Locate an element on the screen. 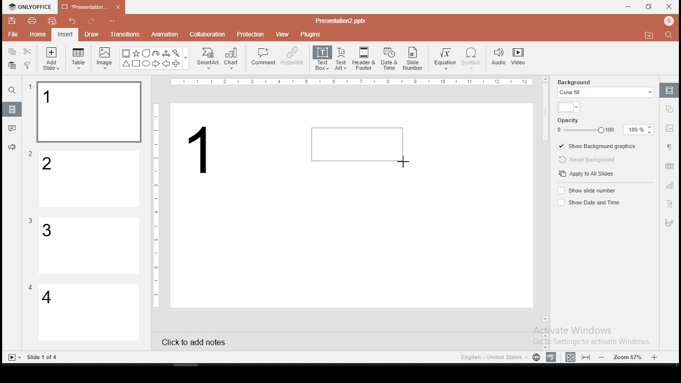 The image size is (681, 383). Cursor is located at coordinates (404, 161).